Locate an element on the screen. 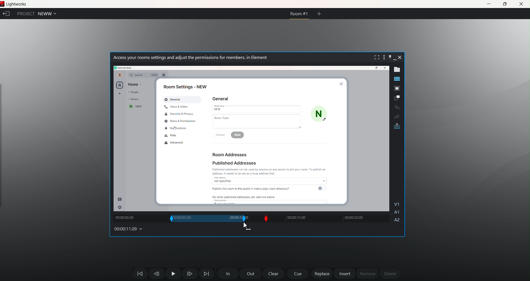 This screenshot has width=530, height=281. access not specified is located at coordinates (271, 179).